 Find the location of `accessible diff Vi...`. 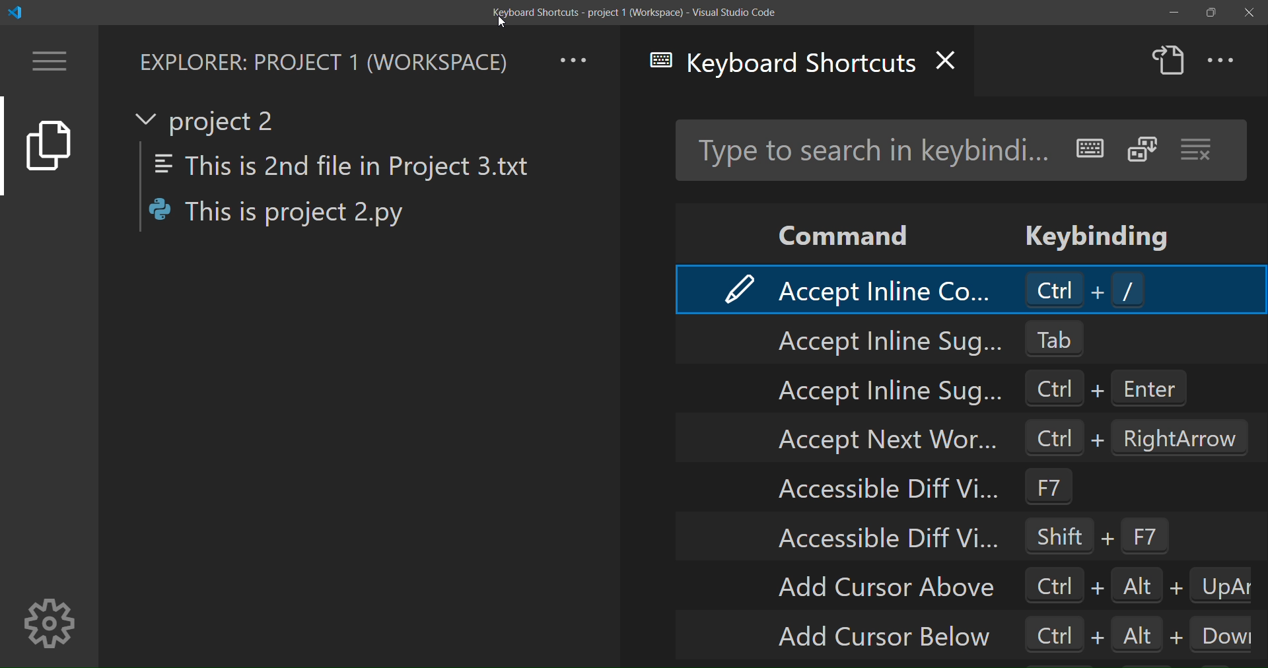

accessible diff Vi... is located at coordinates (887, 490).